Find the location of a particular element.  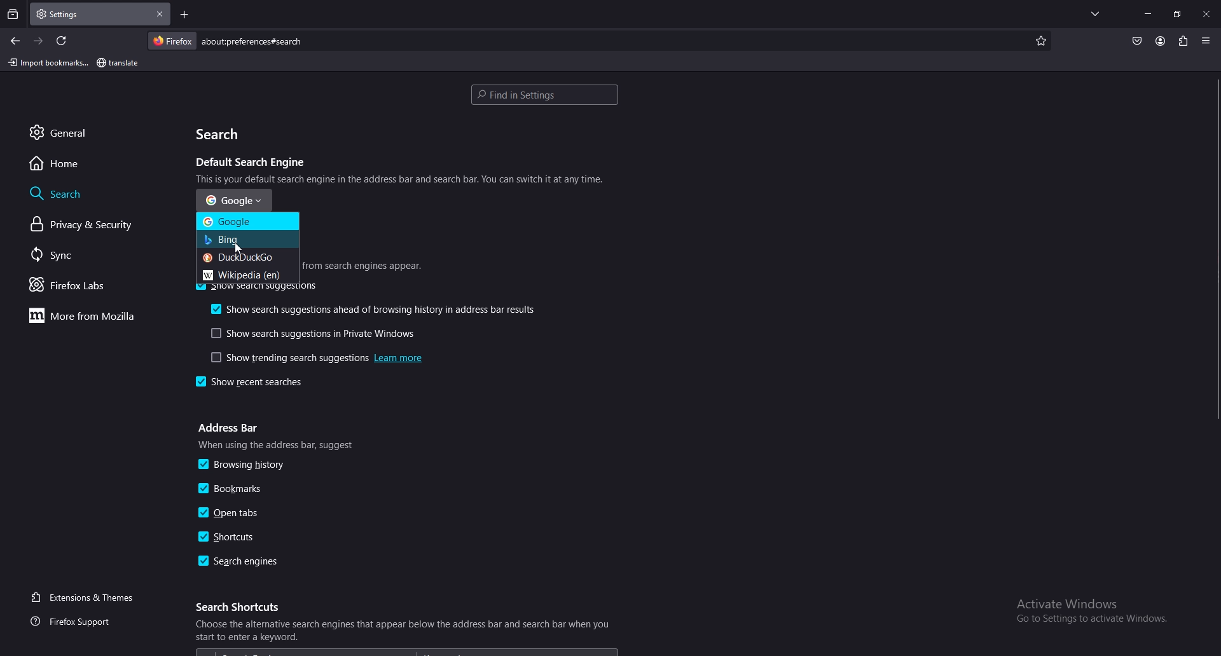

add tab is located at coordinates (185, 15).